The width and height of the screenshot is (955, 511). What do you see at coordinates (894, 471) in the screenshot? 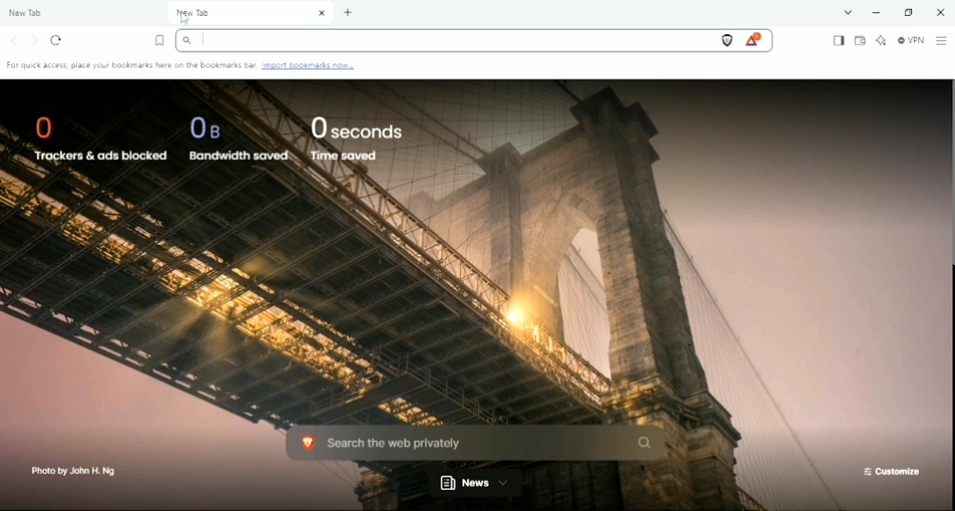
I see `Customize` at bounding box center [894, 471].